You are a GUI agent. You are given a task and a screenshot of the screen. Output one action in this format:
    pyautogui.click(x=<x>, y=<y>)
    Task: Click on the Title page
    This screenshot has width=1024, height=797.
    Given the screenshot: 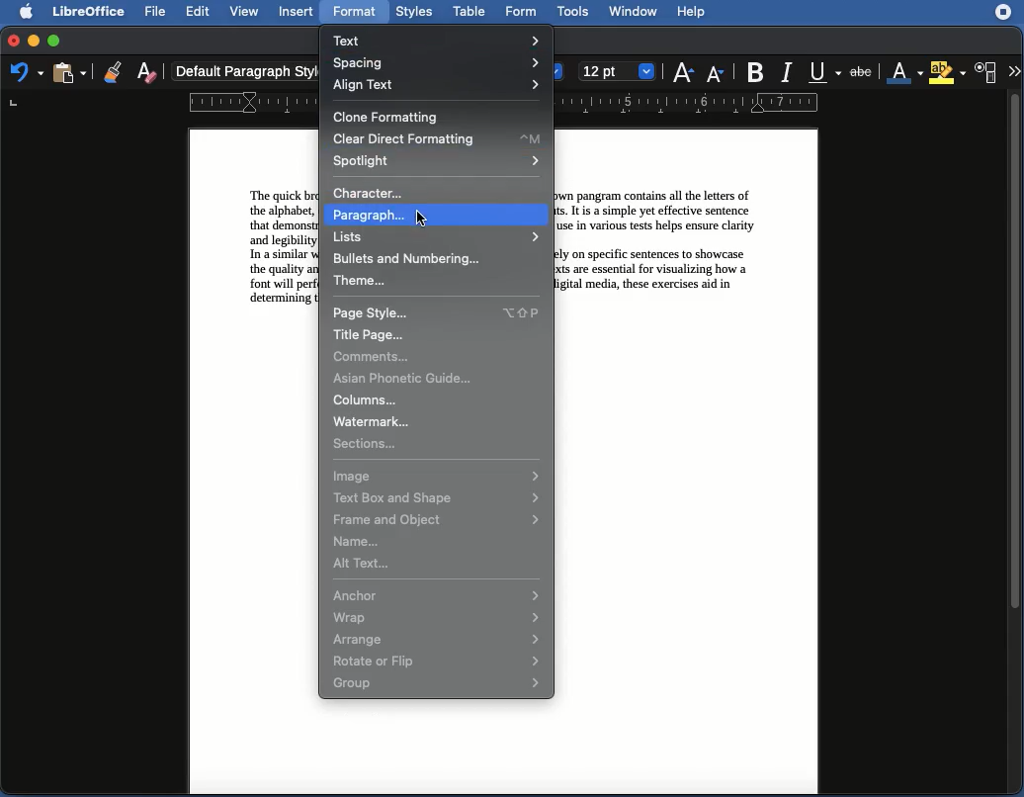 What is the action you would take?
    pyautogui.click(x=373, y=336)
    